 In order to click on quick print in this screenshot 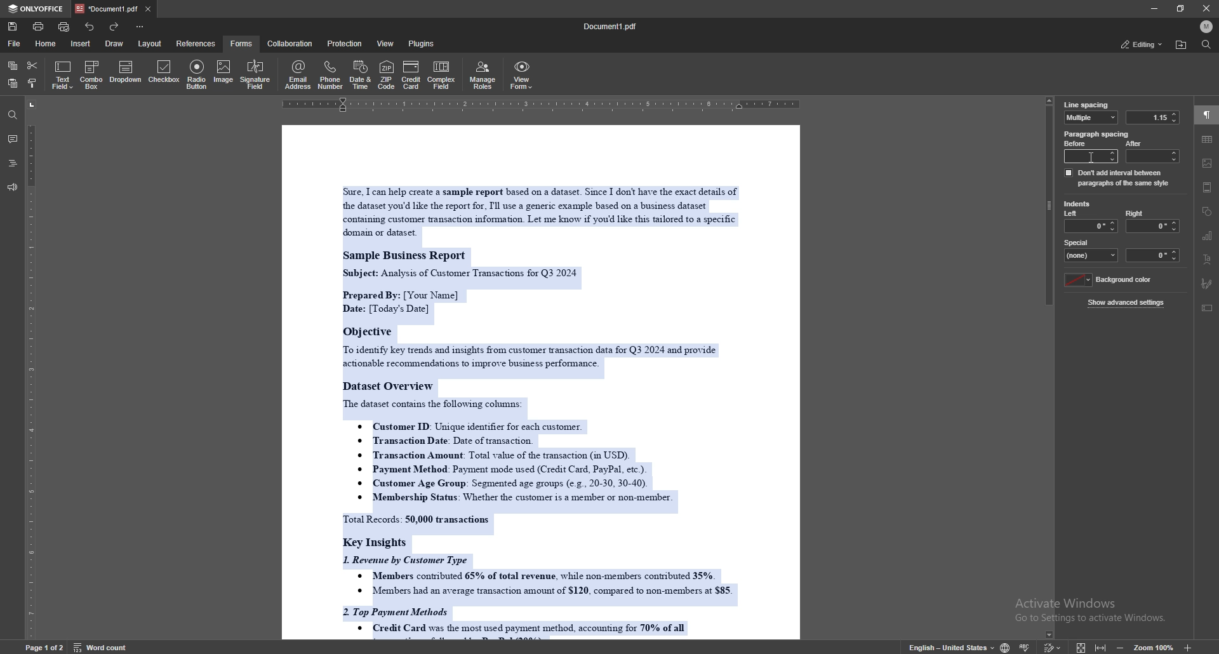, I will do `click(65, 27)`.